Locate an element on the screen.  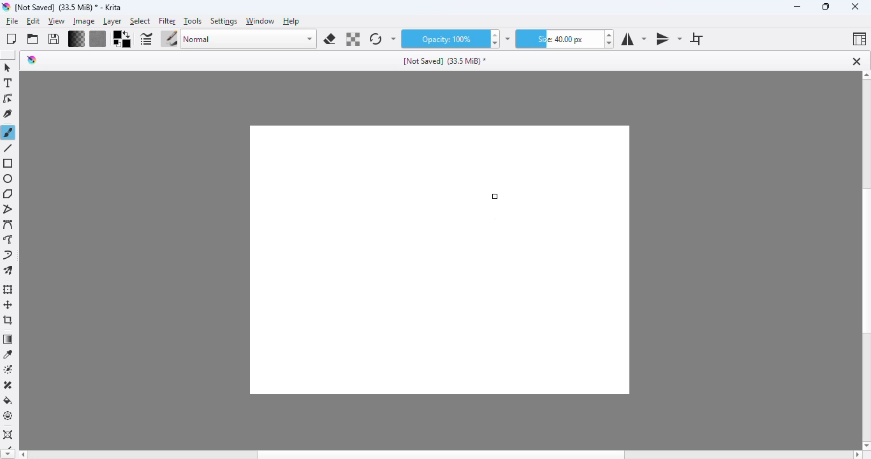
enclose and fill tool is located at coordinates (8, 416).